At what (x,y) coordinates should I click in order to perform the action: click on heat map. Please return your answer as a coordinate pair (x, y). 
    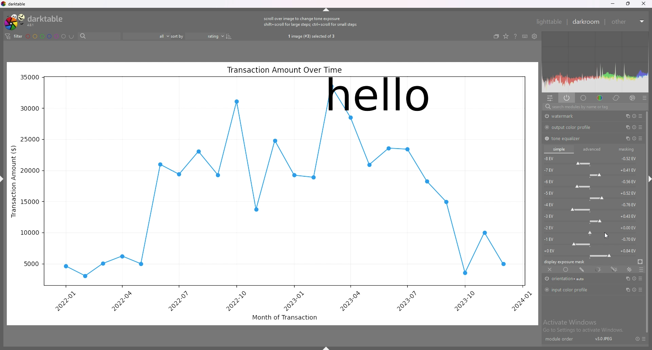
    Looking at the image, I should click on (595, 62).